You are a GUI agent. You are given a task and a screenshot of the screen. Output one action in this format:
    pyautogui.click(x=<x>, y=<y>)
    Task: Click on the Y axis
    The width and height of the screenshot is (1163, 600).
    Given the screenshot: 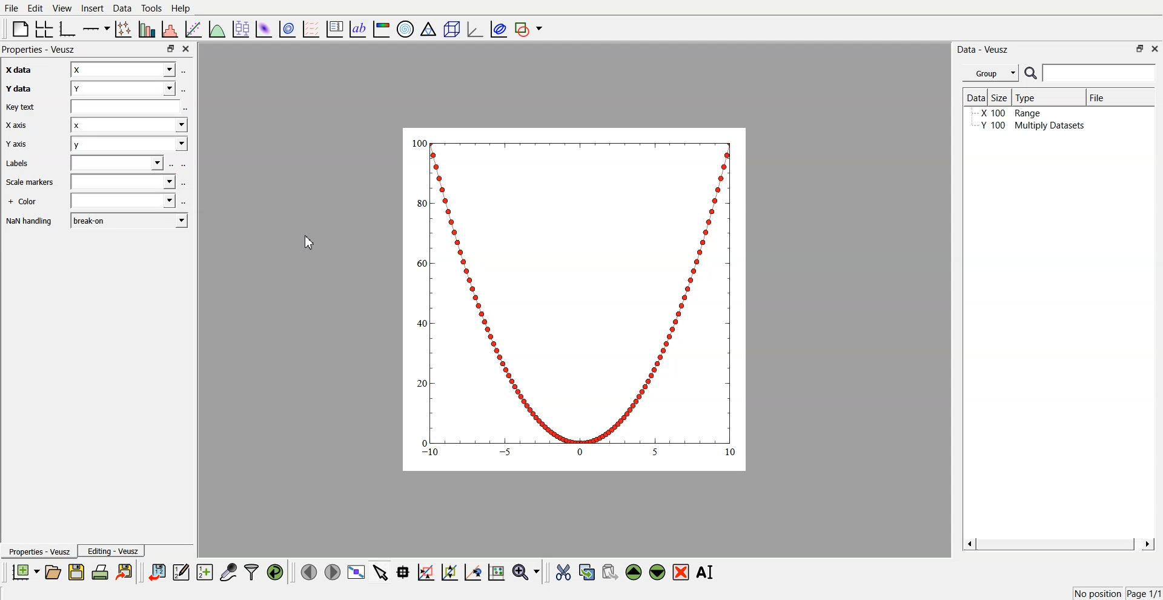 What is the action you would take?
    pyautogui.click(x=21, y=145)
    